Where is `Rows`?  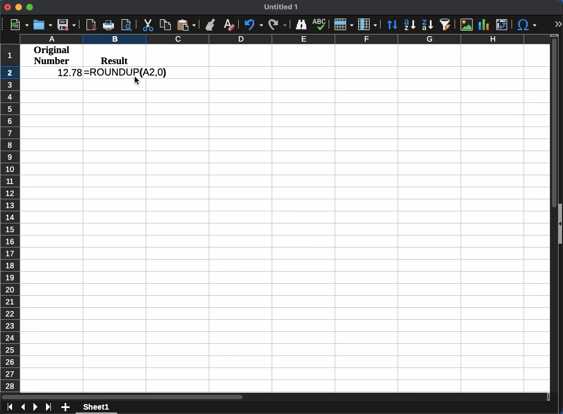
Rows is located at coordinates (343, 24).